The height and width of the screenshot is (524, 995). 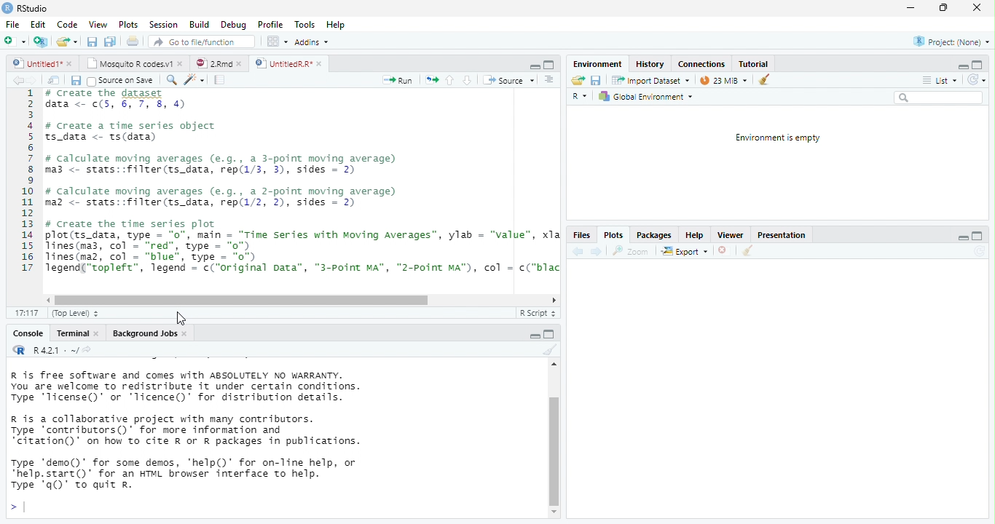 I want to click on Mosquito R codes.v1, so click(x=131, y=63).